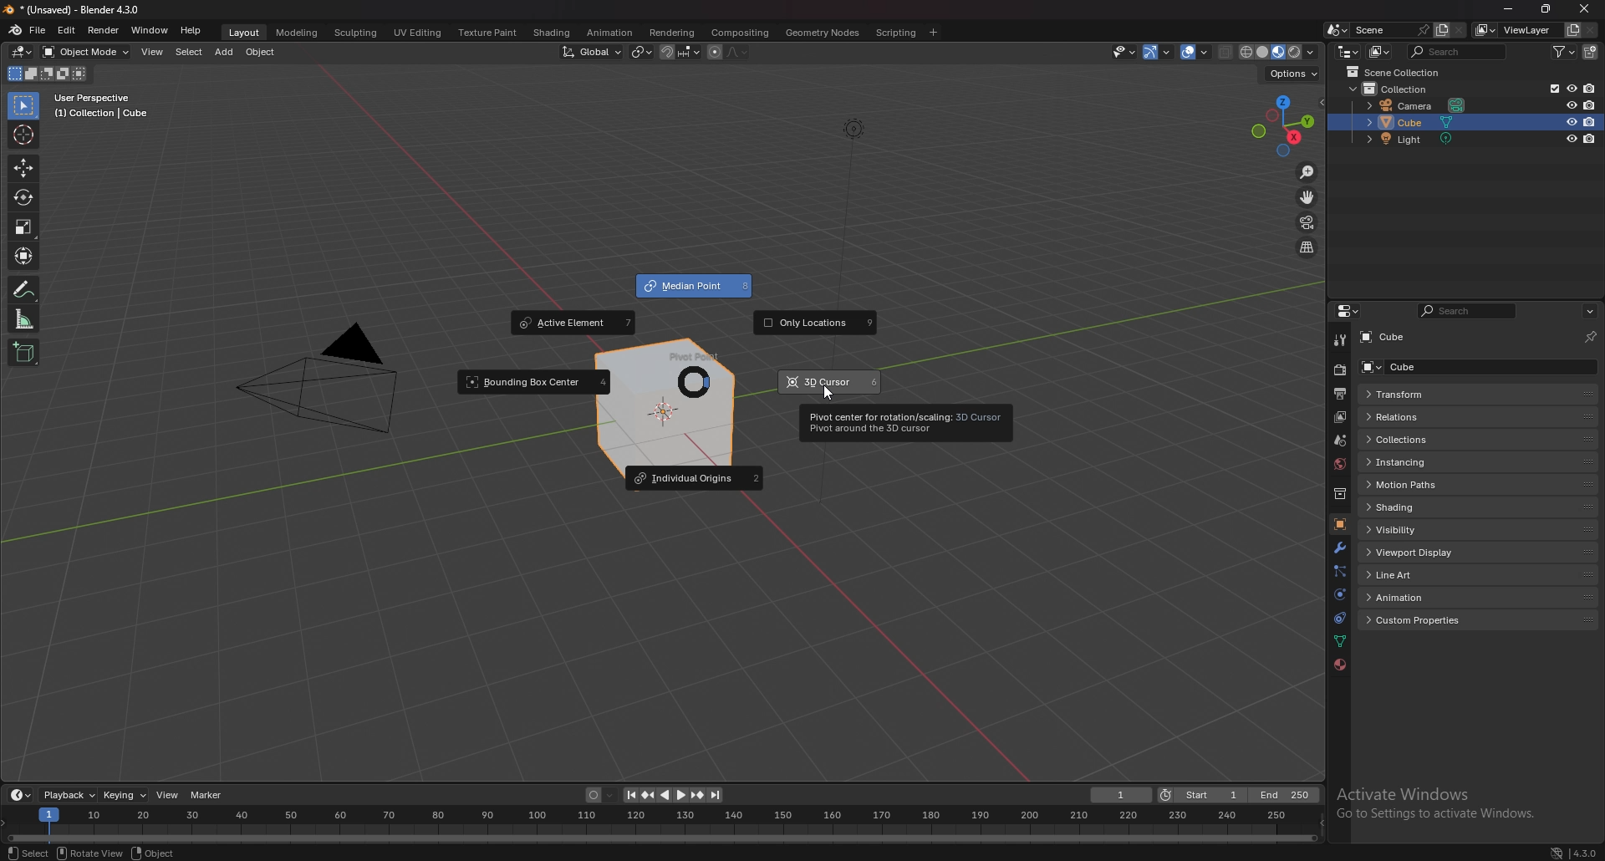 Image resolution: width=1605 pixels, height=861 pixels. Describe the element at coordinates (1348, 52) in the screenshot. I see `editor type` at that location.